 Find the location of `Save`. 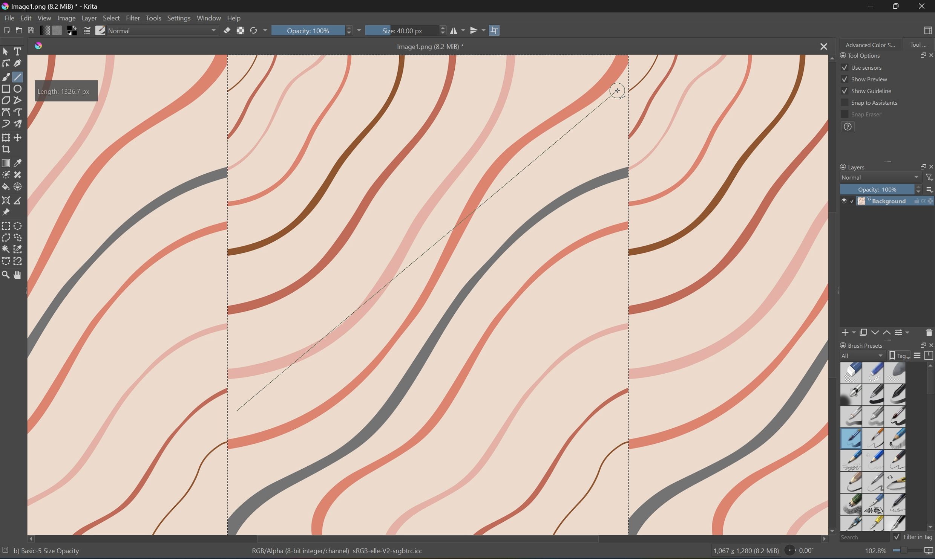

Save is located at coordinates (32, 31).